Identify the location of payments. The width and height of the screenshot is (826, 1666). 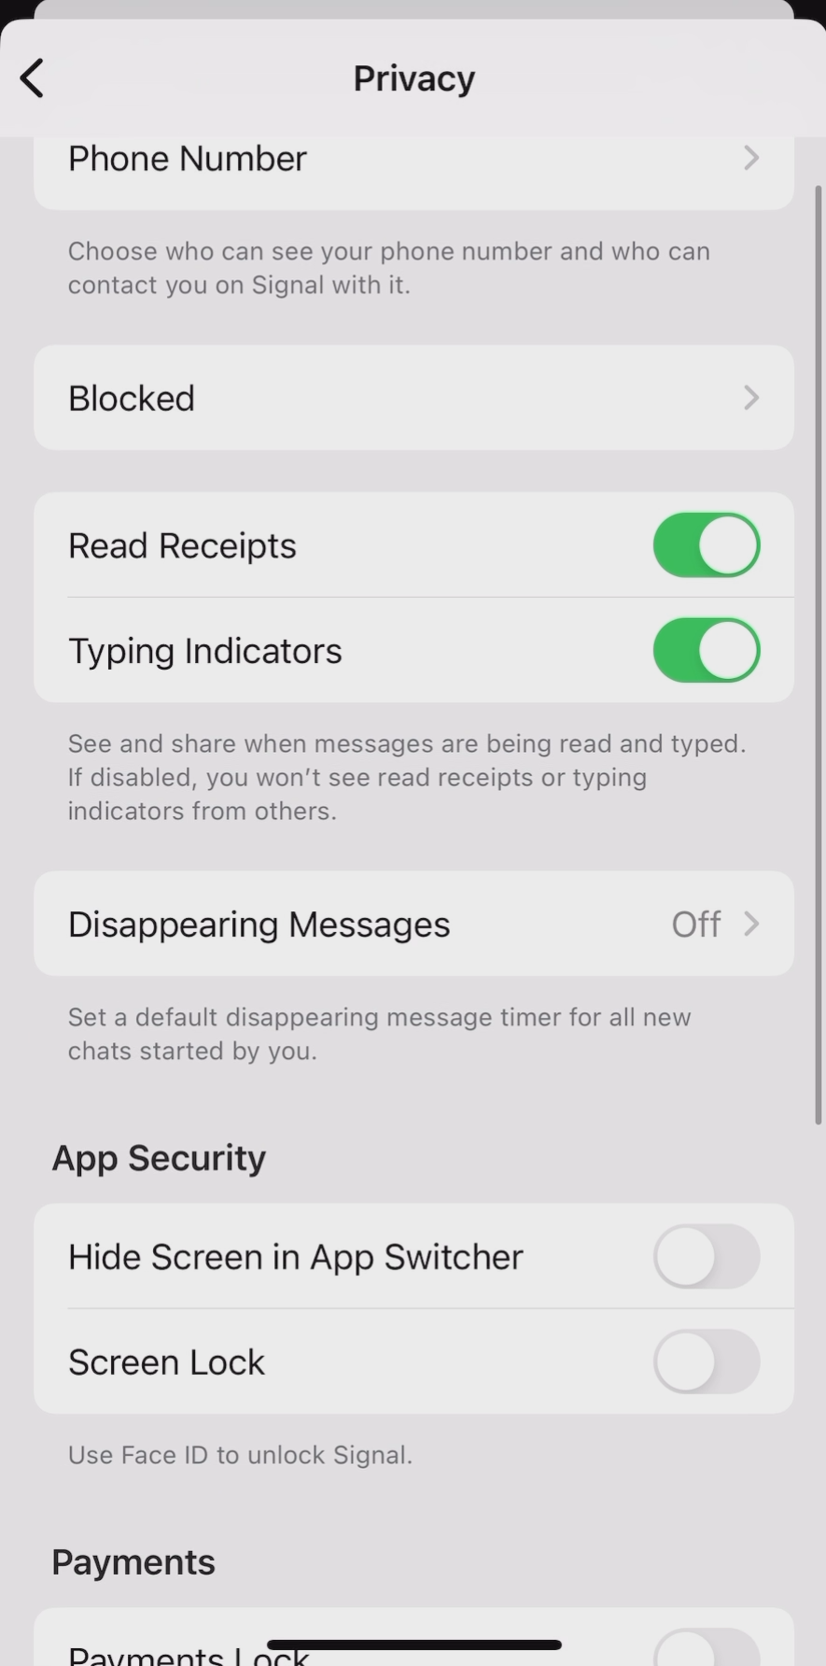
(135, 1556).